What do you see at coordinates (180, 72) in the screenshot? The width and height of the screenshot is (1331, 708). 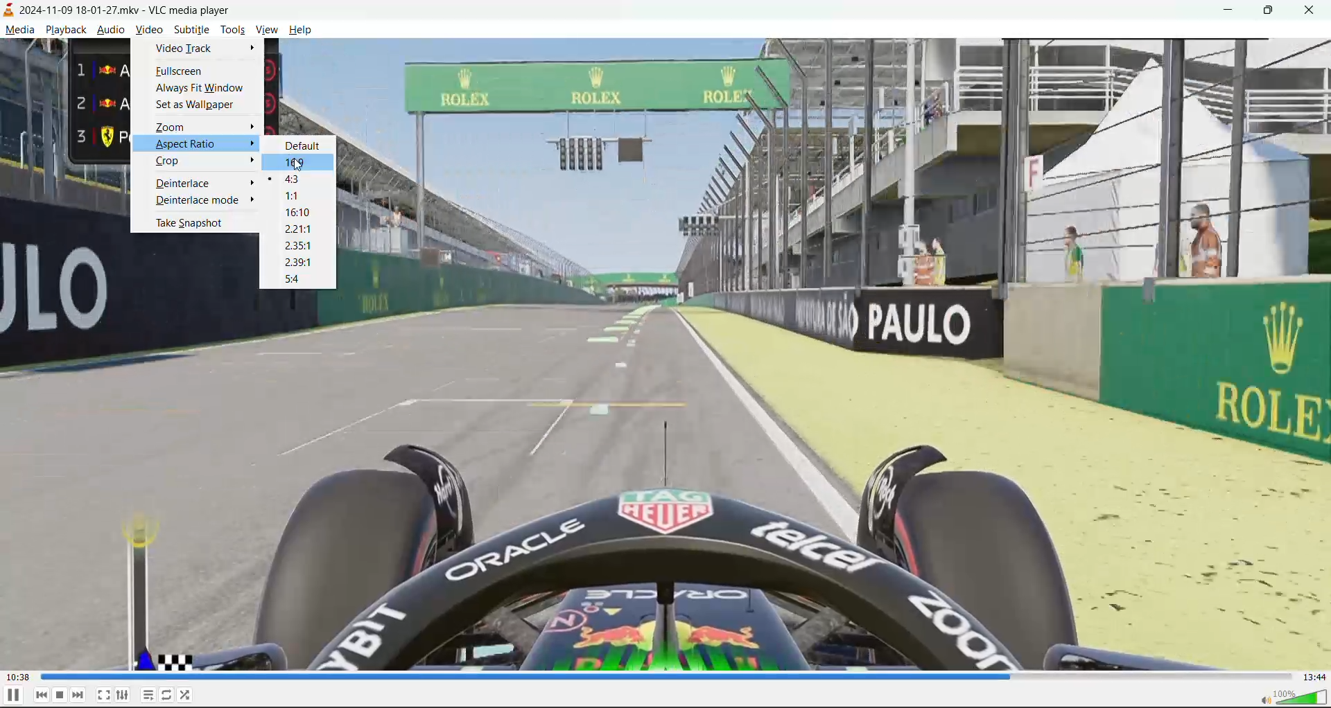 I see `fullscreen` at bounding box center [180, 72].